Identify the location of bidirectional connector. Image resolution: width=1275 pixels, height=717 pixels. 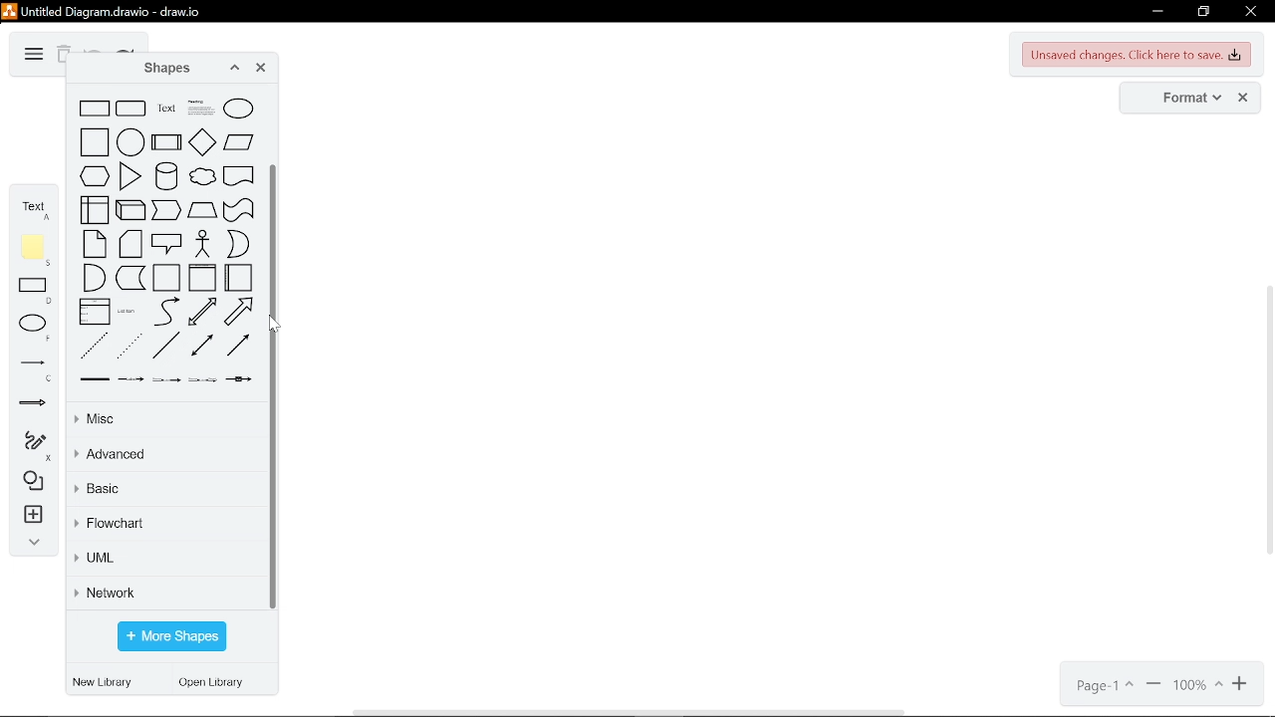
(202, 345).